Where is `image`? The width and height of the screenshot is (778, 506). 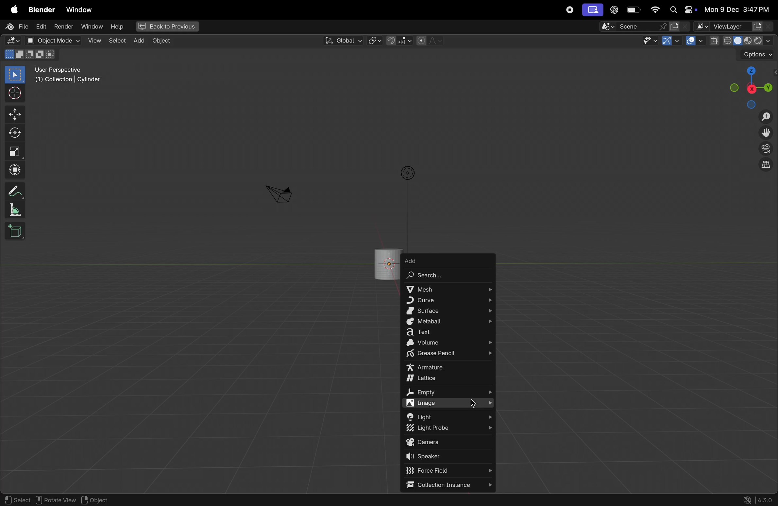 image is located at coordinates (450, 403).